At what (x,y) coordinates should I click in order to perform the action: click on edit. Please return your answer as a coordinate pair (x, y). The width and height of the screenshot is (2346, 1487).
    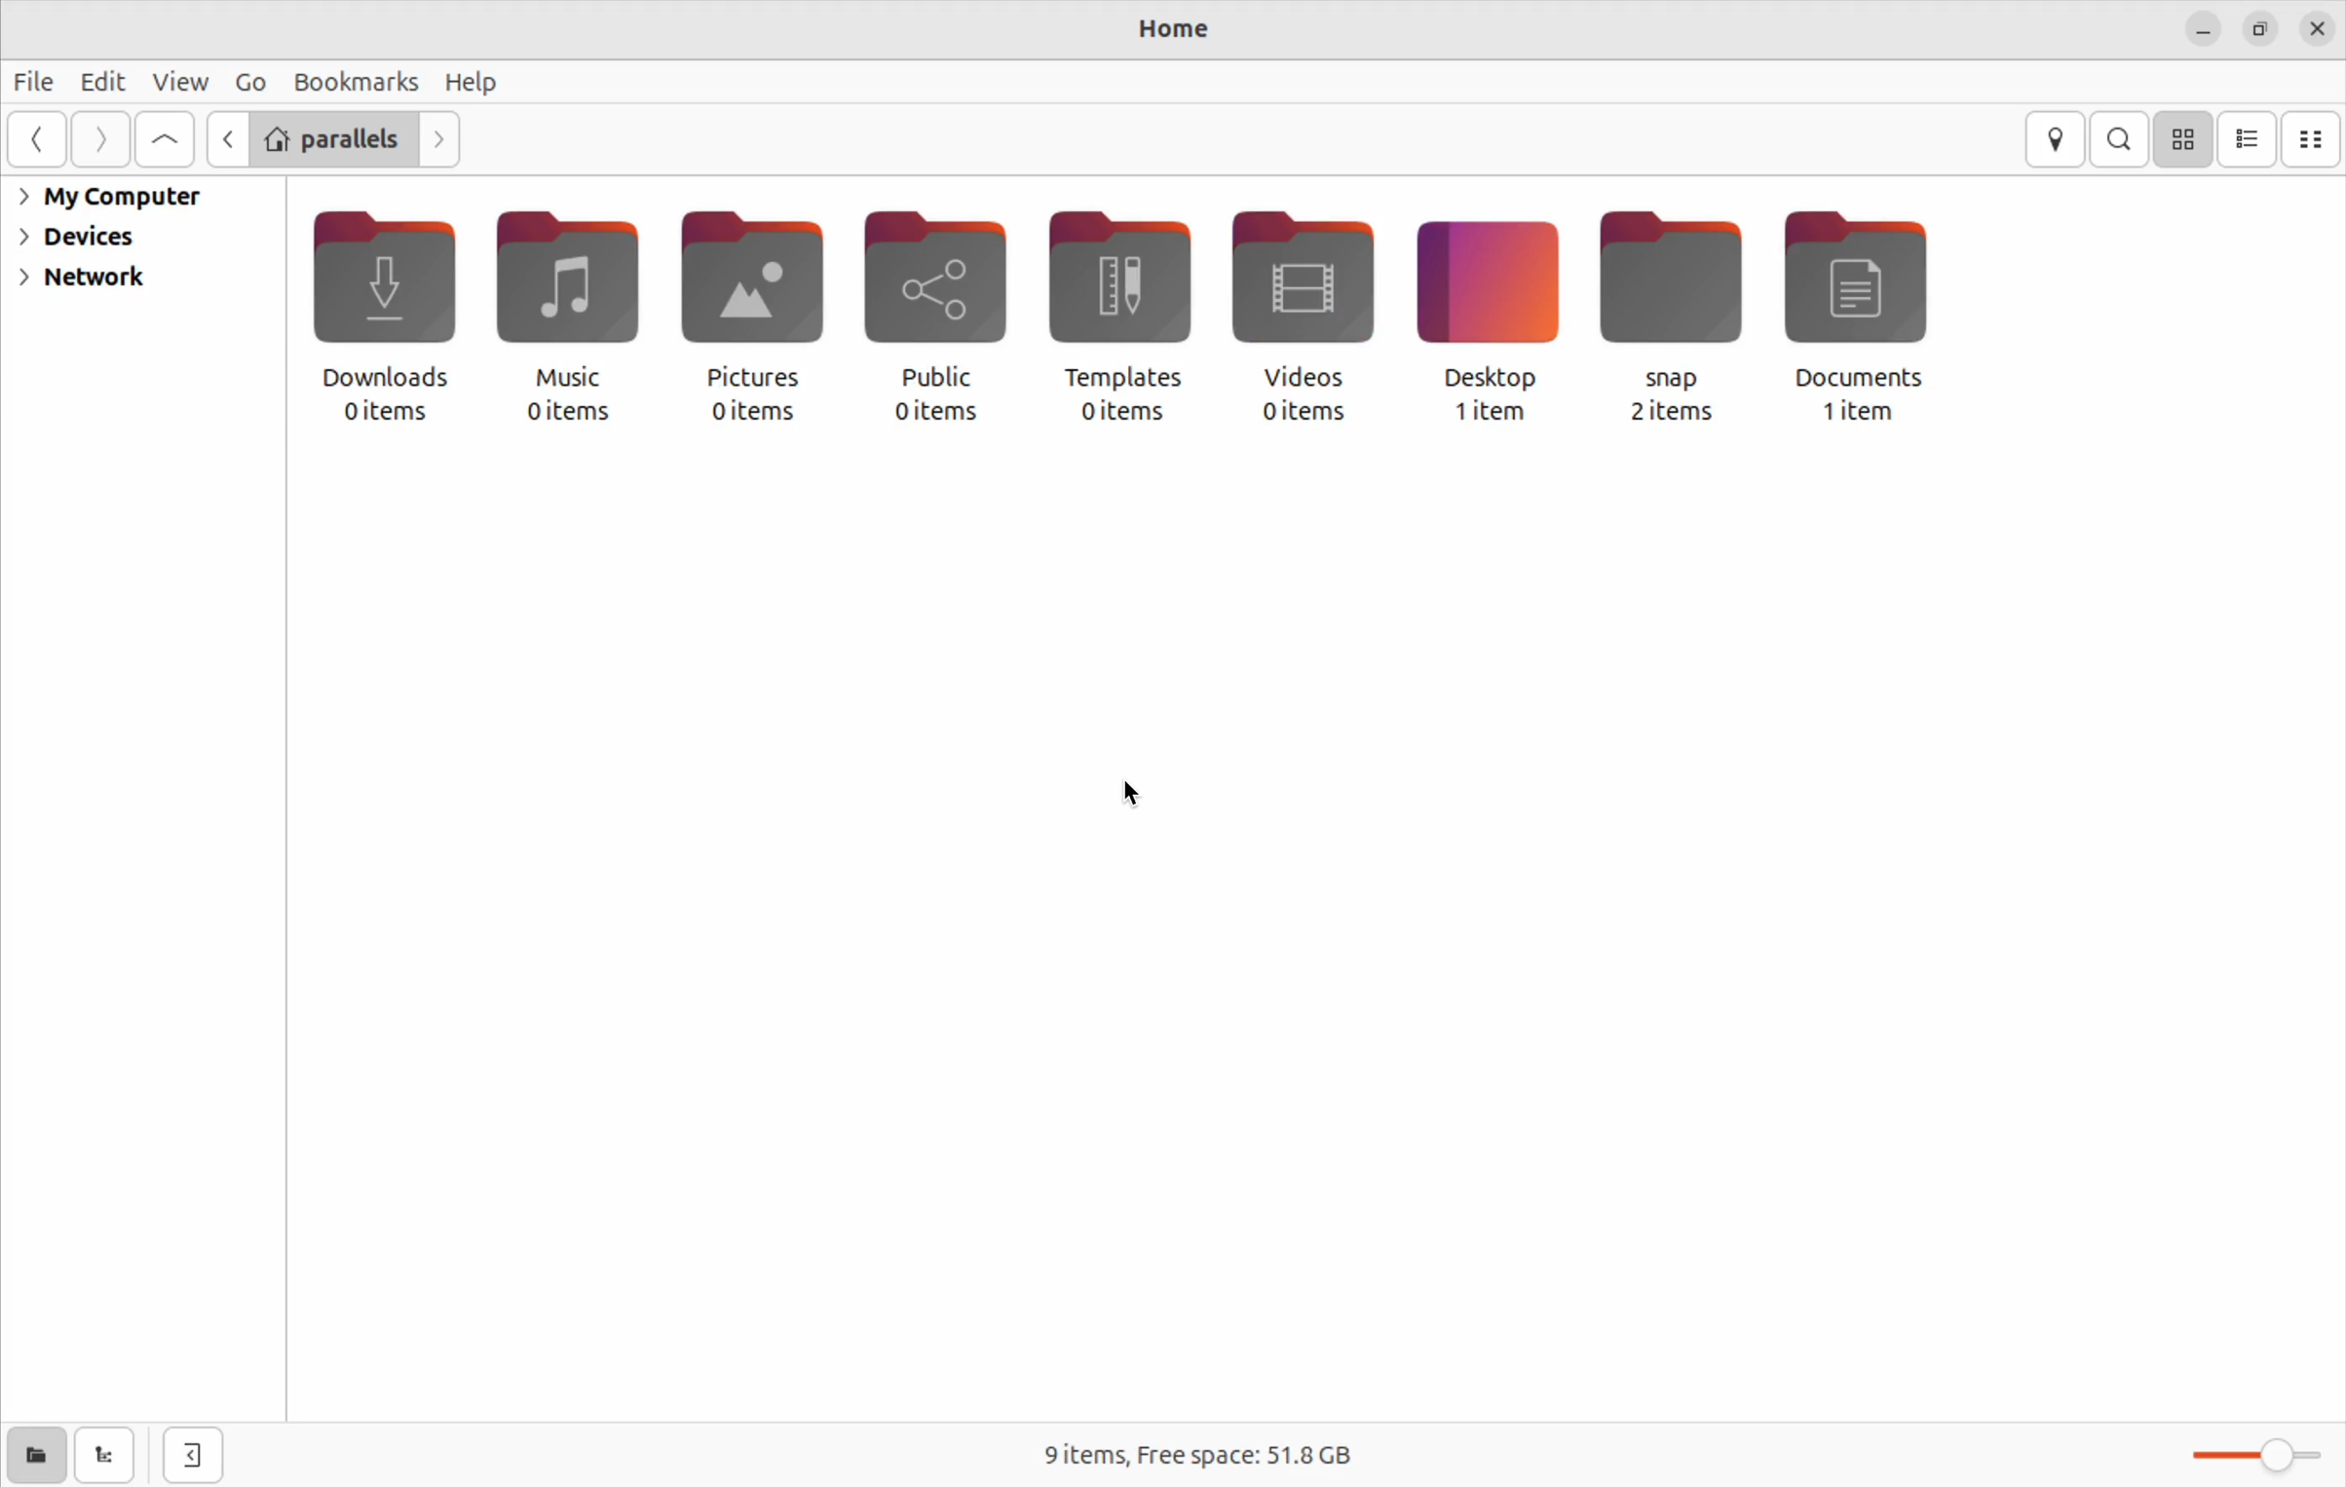
    Looking at the image, I should click on (101, 78).